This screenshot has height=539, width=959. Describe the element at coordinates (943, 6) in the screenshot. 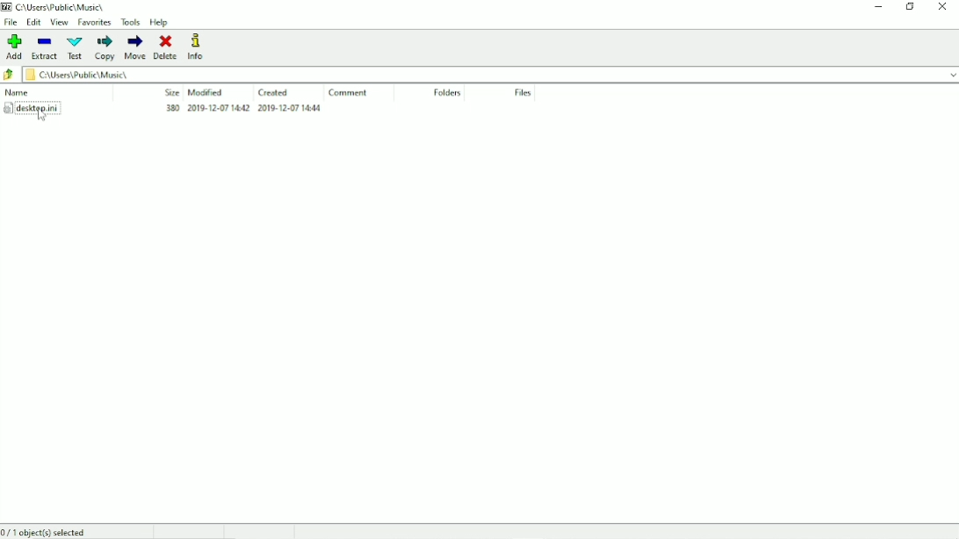

I see `Close` at that location.